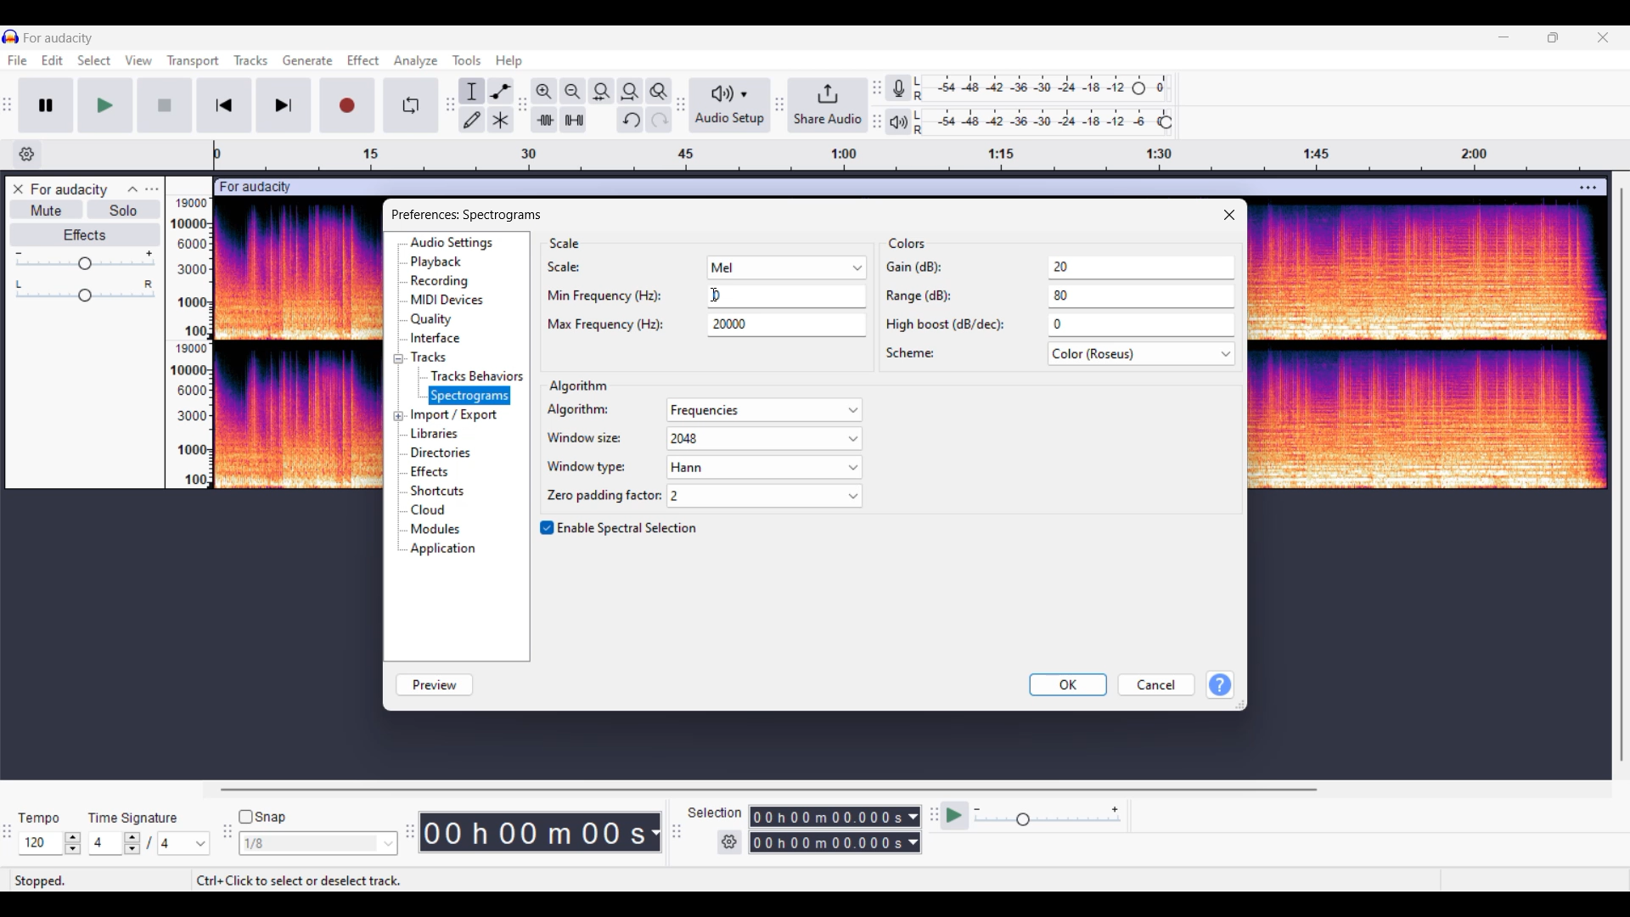 This screenshot has width=1630, height=917. Describe the element at coordinates (509, 62) in the screenshot. I see `Help menu` at that location.